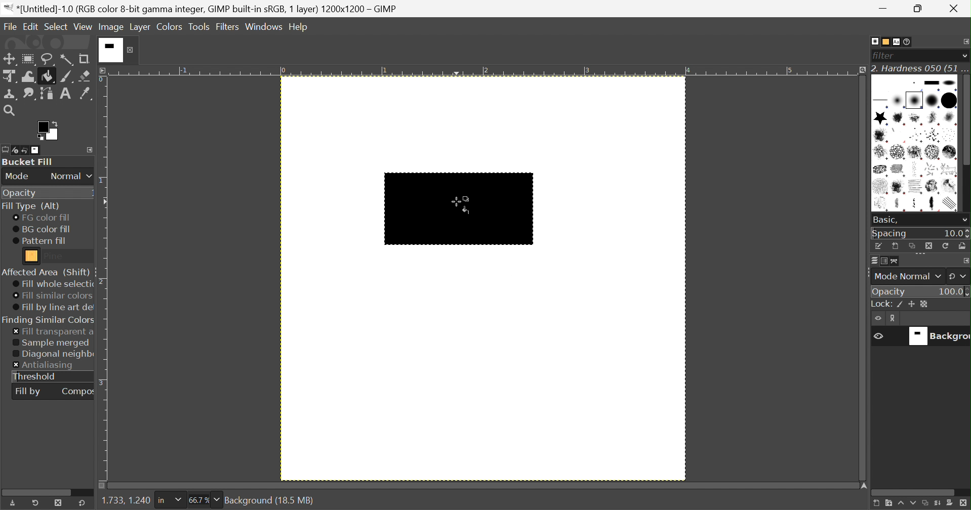  I want to click on Options, so click(964, 221).